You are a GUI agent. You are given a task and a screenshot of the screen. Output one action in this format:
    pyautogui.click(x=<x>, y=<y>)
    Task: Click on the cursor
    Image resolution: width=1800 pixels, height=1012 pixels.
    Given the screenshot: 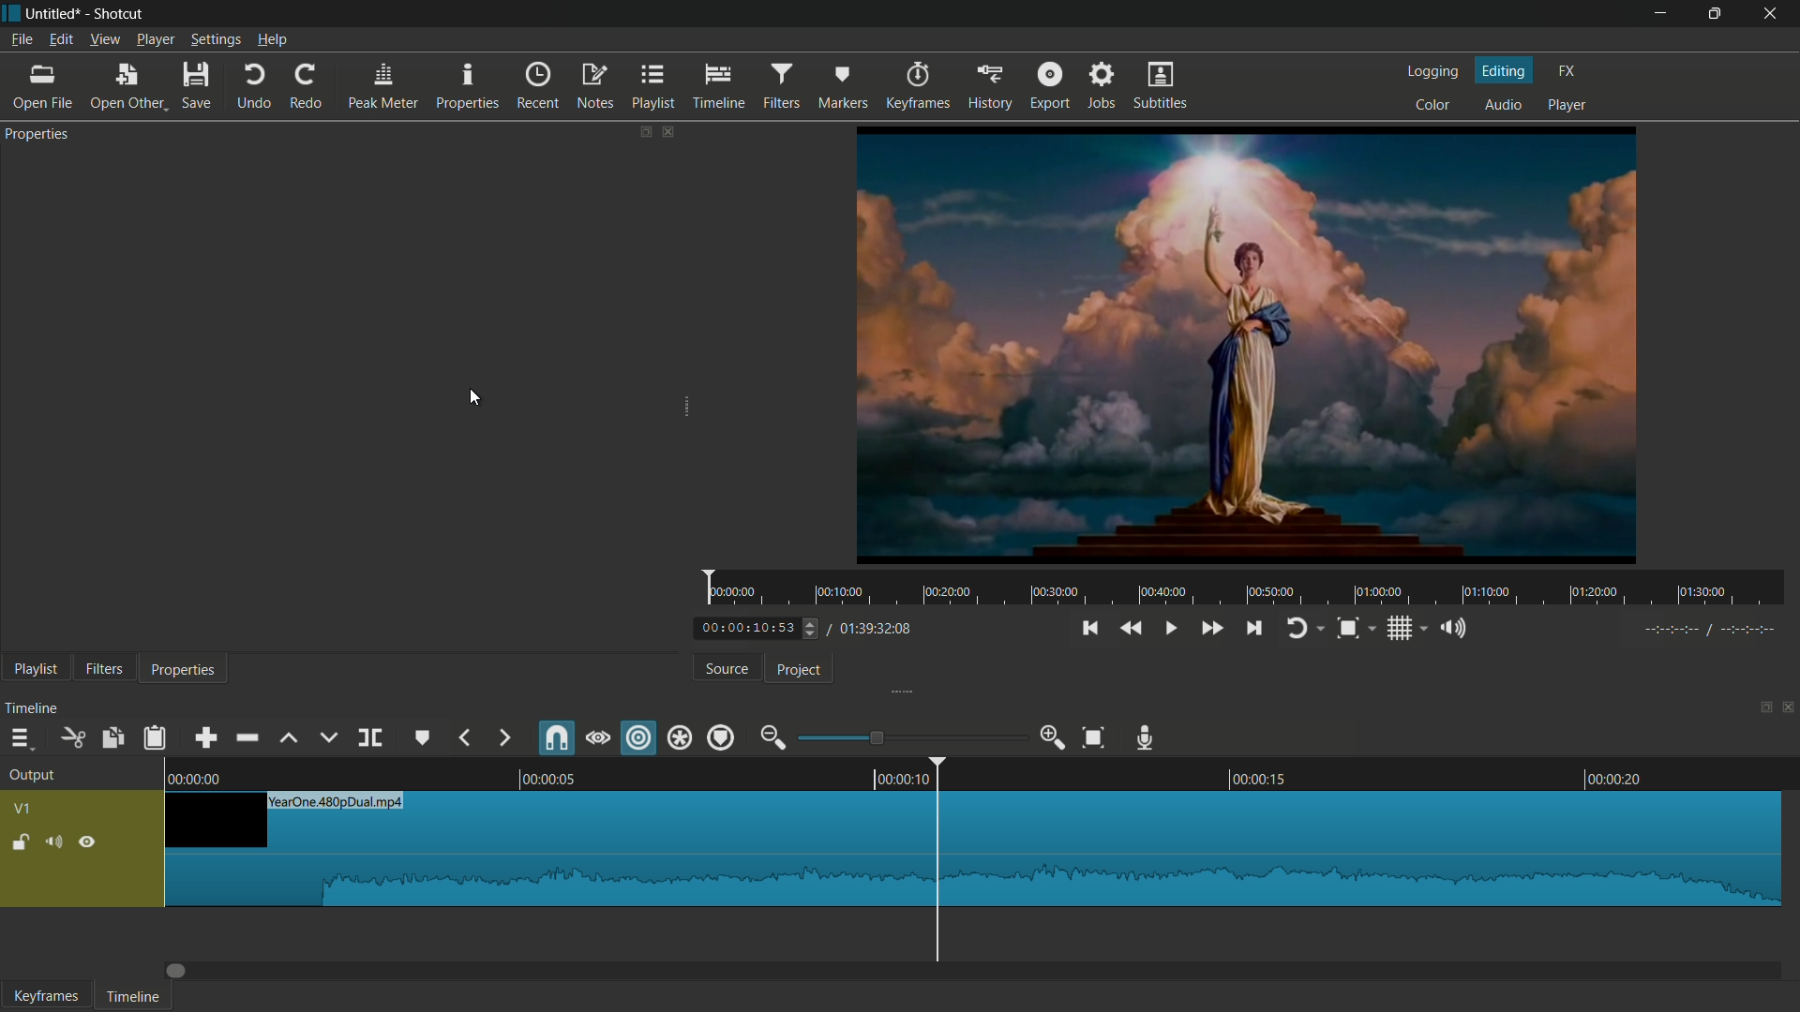 What is the action you would take?
    pyautogui.click(x=472, y=397)
    